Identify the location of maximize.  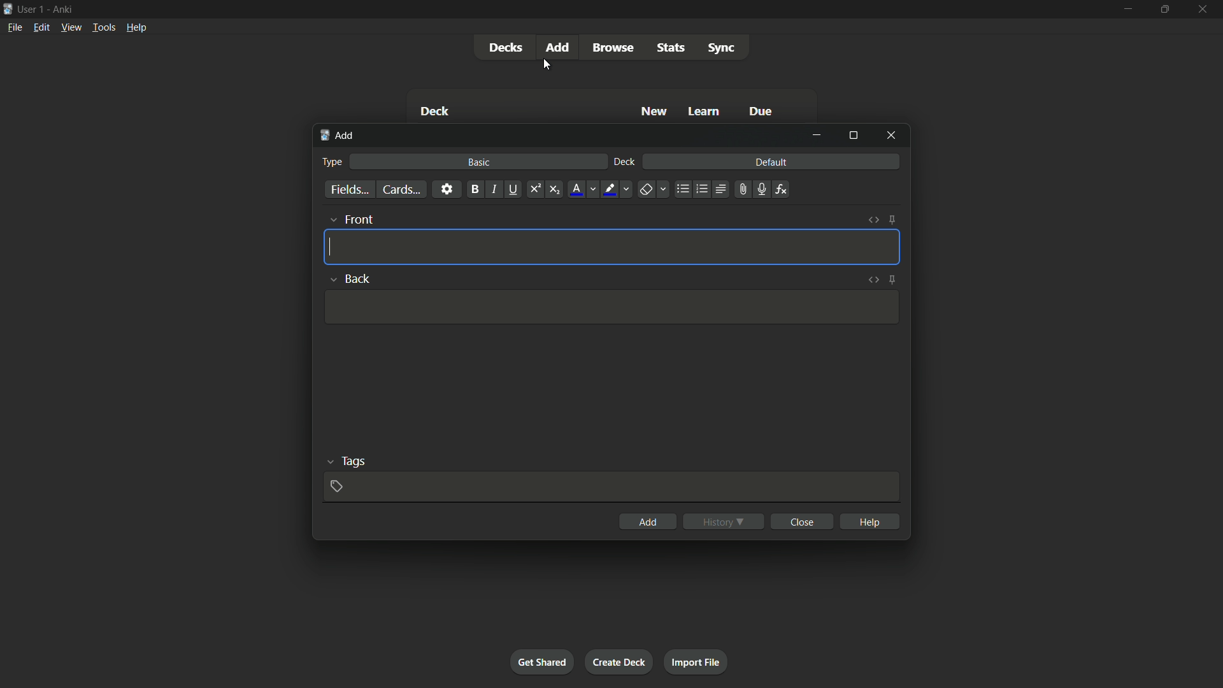
(853, 135).